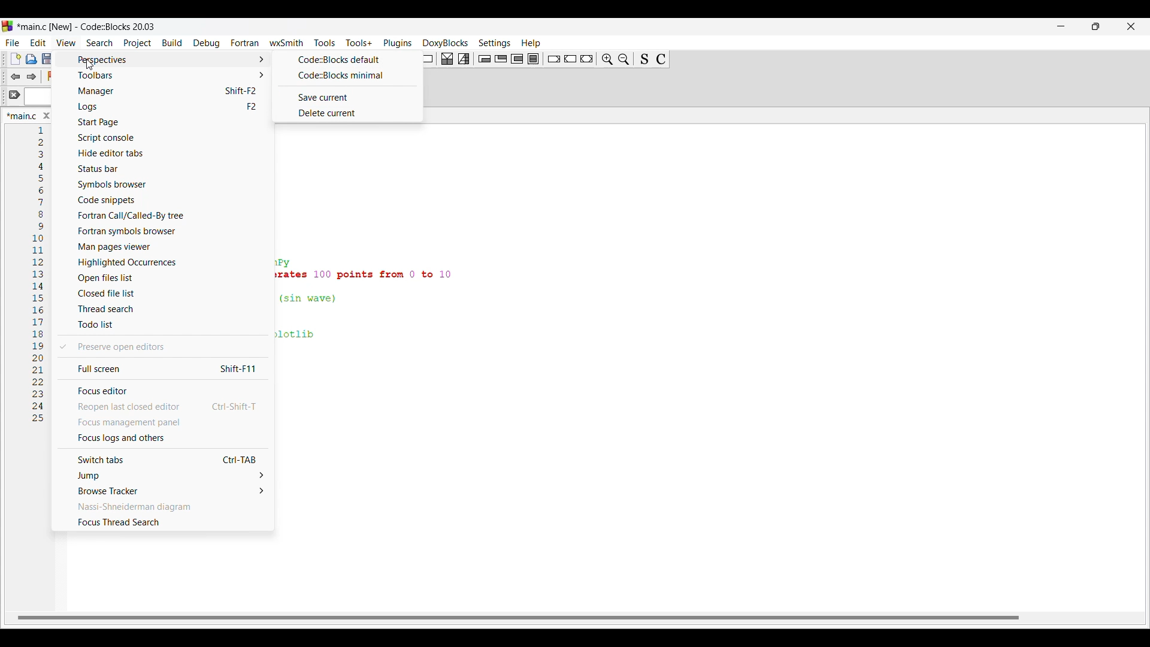 The height and width of the screenshot is (647, 1150). I want to click on Continue instruction, so click(570, 59).